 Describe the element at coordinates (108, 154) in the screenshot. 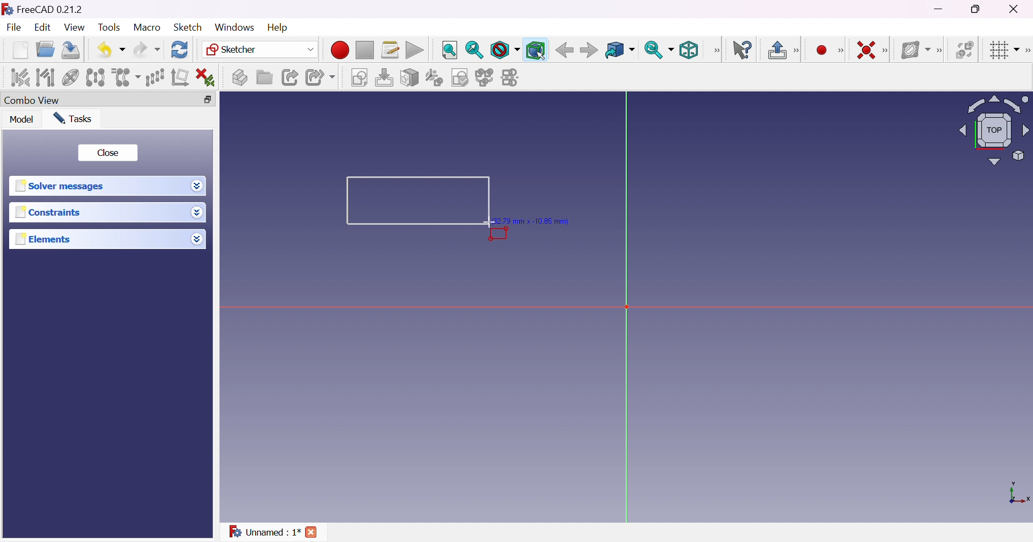

I see `Close` at that location.